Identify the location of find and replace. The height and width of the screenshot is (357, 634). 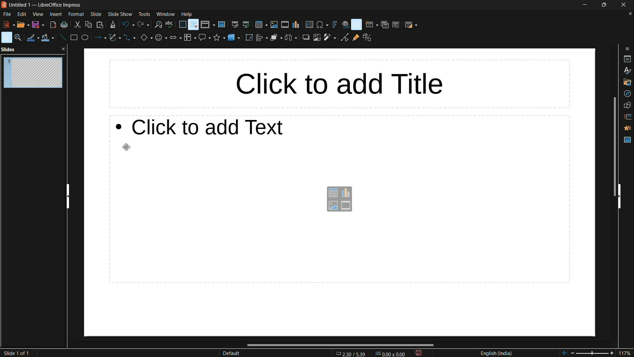
(157, 25).